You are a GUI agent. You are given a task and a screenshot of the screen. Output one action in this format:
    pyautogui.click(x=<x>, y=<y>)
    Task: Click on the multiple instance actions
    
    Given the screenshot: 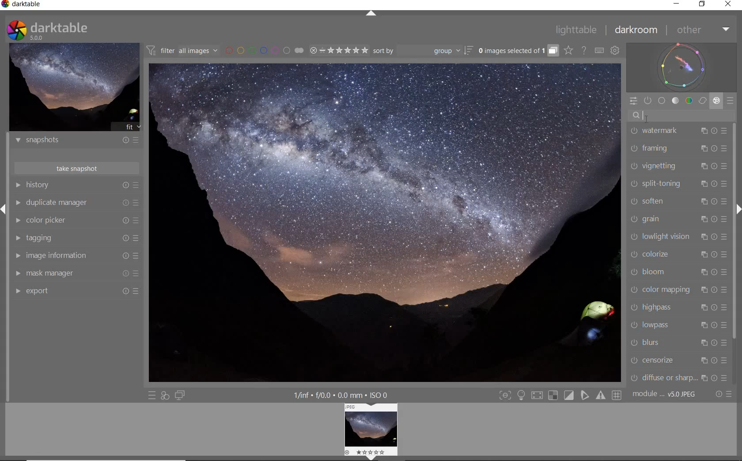 What is the action you would take?
    pyautogui.click(x=704, y=129)
    